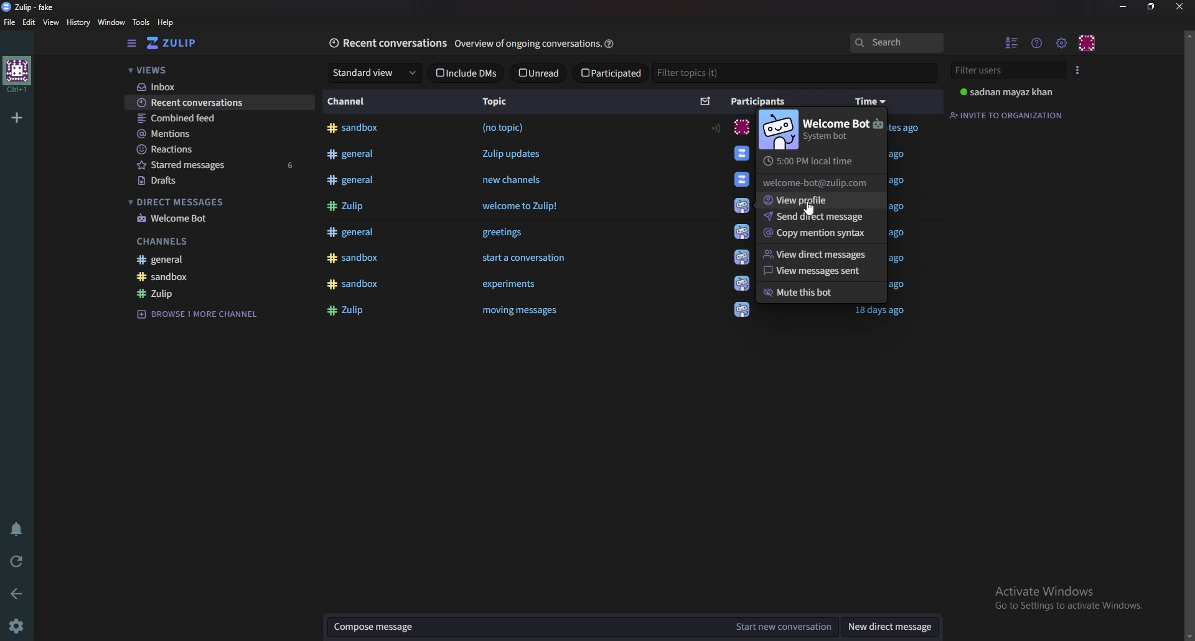 Image resolution: width=1195 pixels, height=641 pixels. I want to click on reactions, so click(217, 150).